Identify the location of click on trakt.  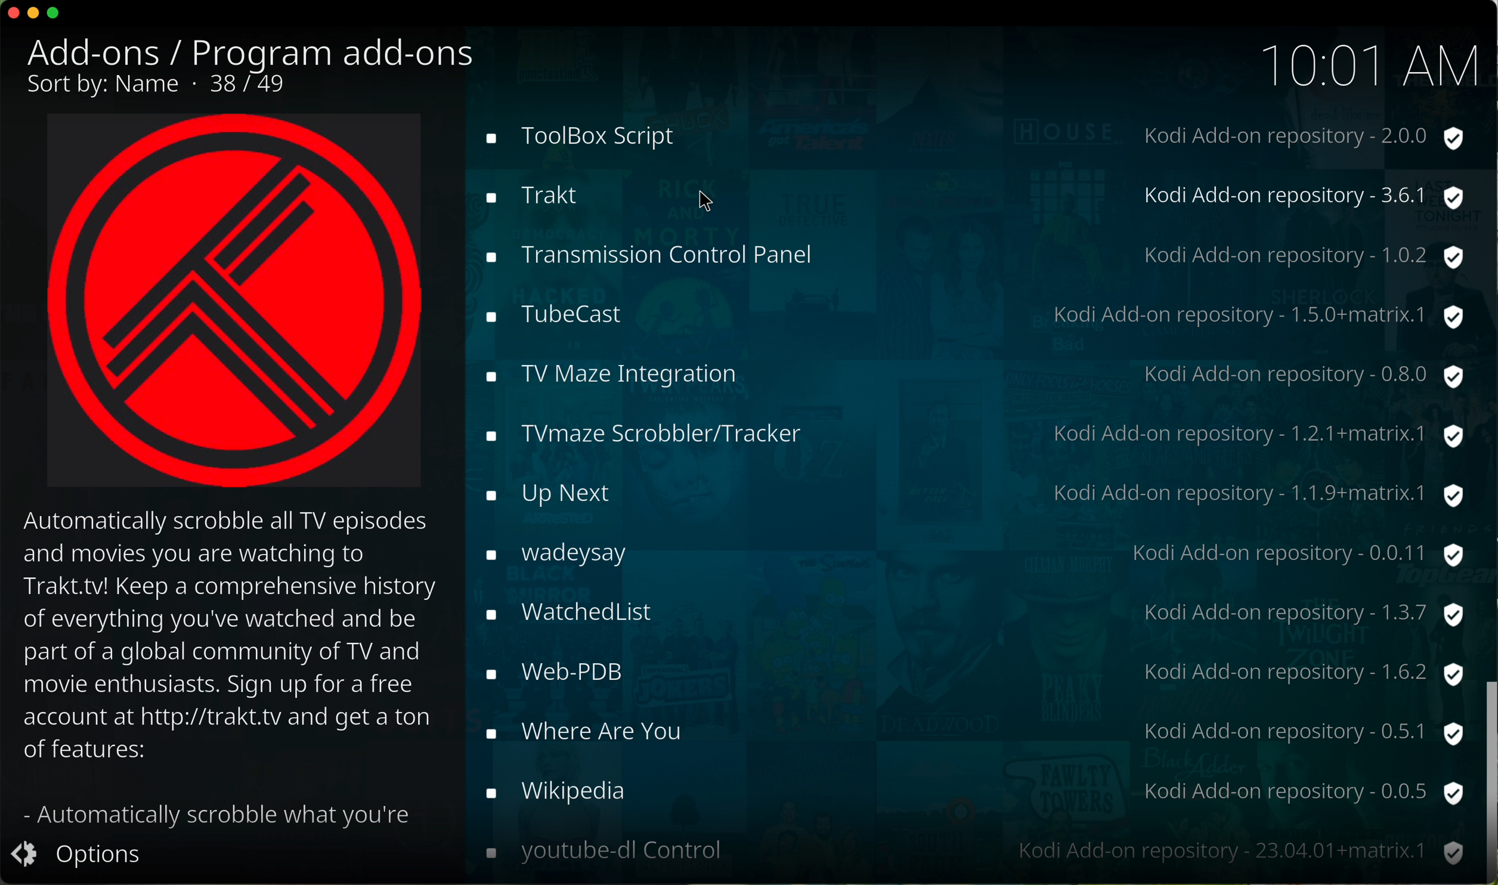
(974, 197).